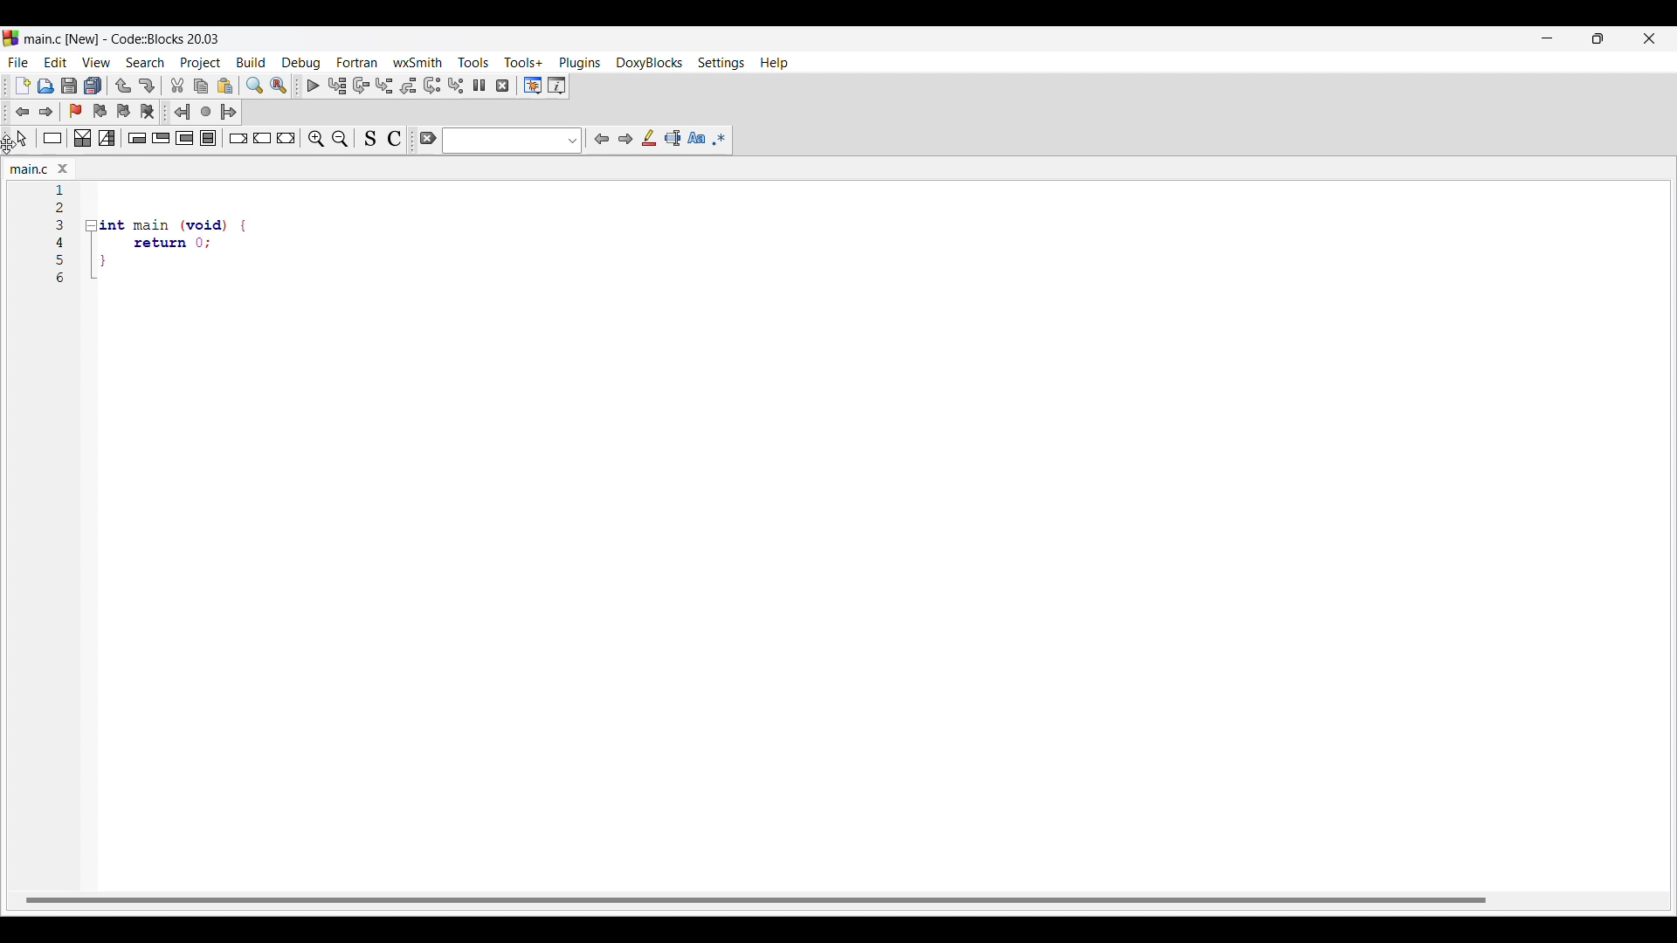  What do you see at coordinates (301, 64) in the screenshot?
I see `Debug menu` at bounding box center [301, 64].